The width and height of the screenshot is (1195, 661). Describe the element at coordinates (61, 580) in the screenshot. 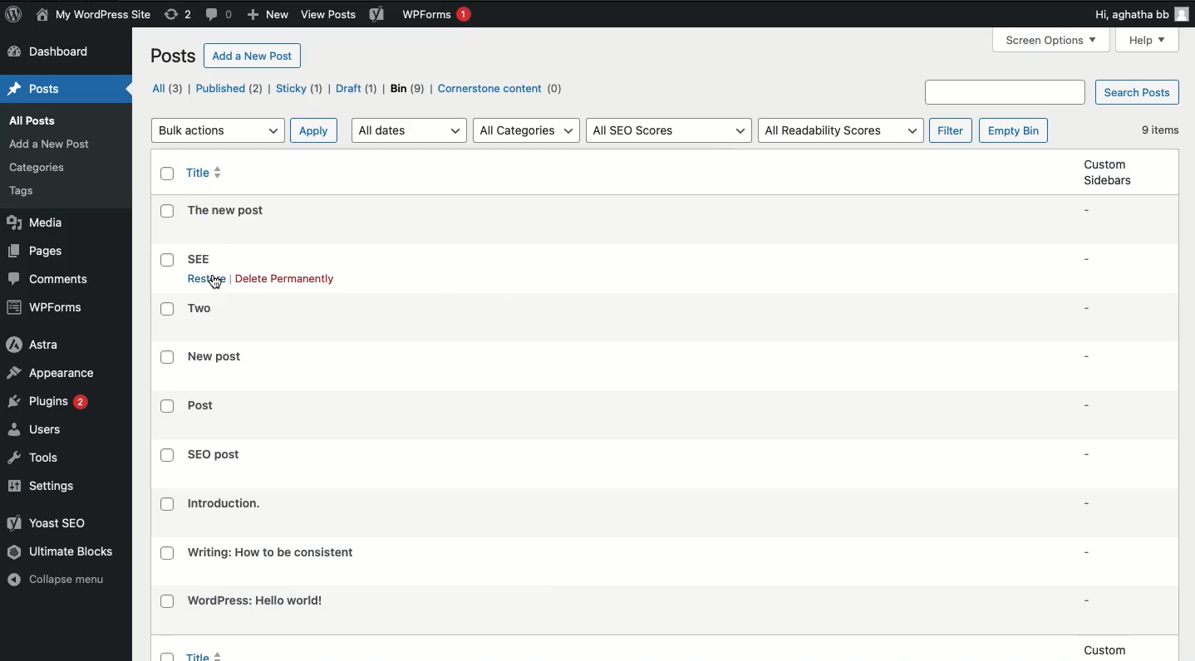

I see `Collapse menu` at that location.